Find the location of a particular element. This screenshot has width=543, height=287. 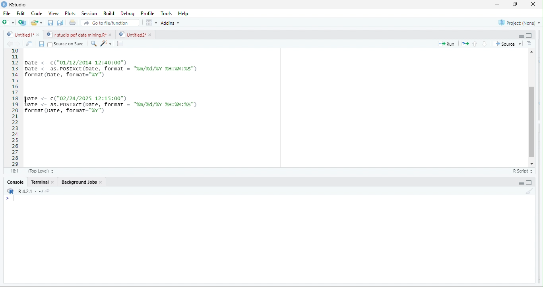

find/ replace is located at coordinates (92, 44).